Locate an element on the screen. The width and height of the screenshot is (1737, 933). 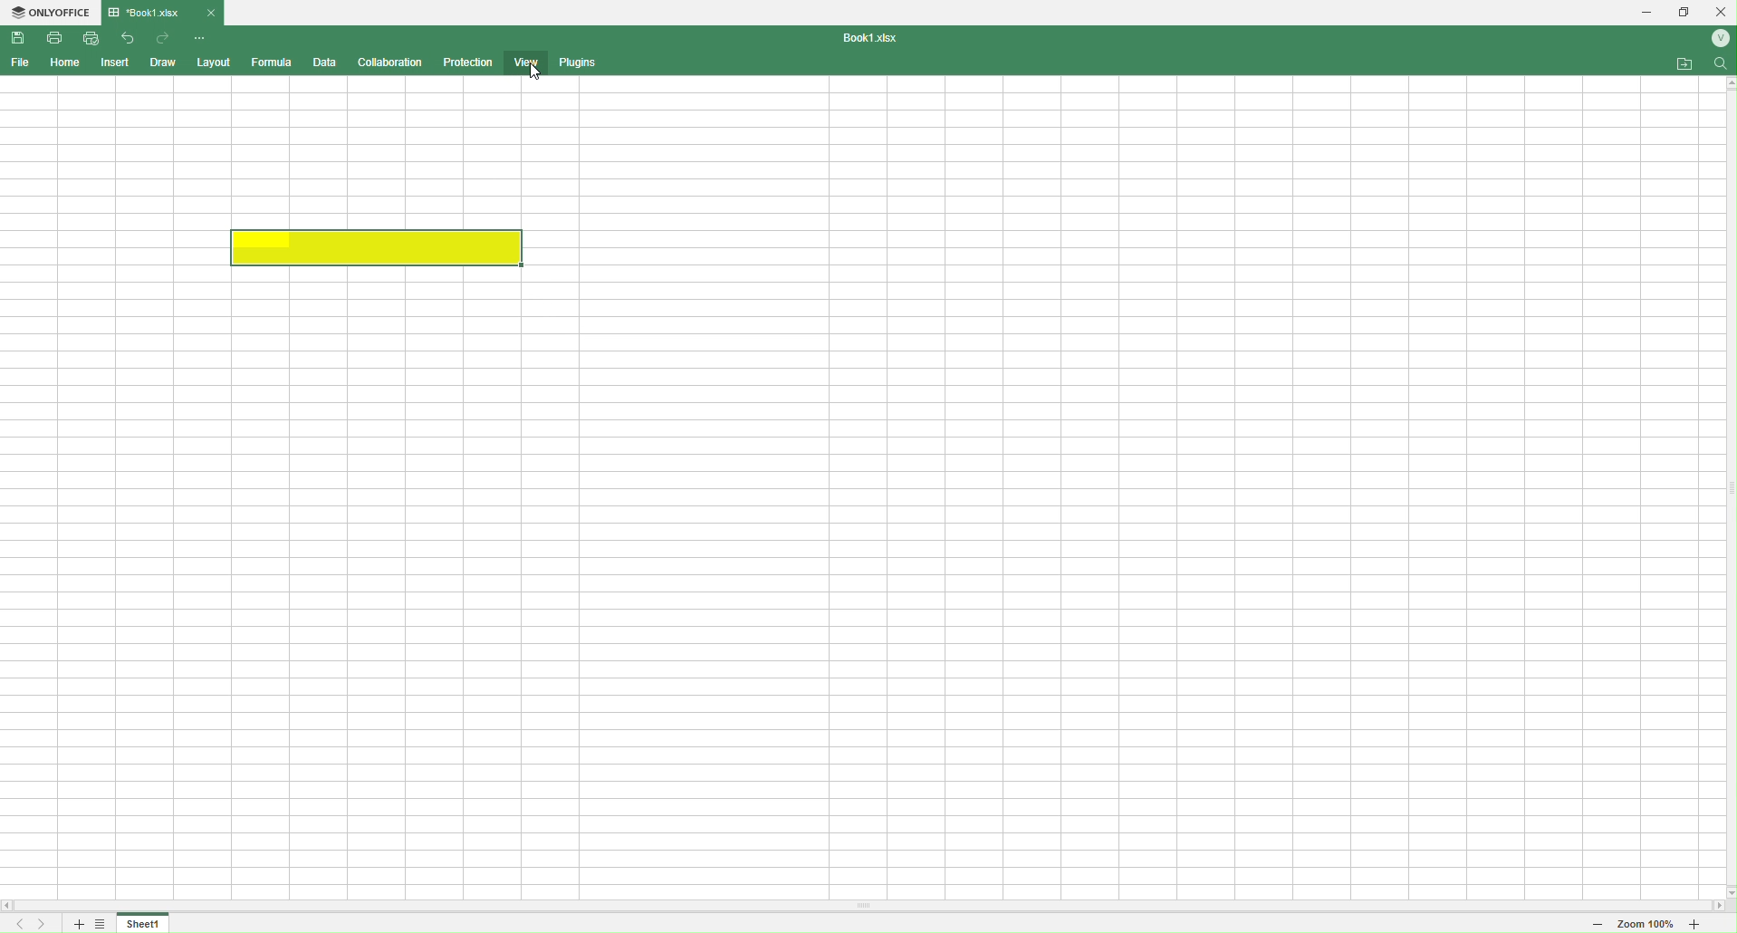
Open file location is located at coordinates (1676, 62).